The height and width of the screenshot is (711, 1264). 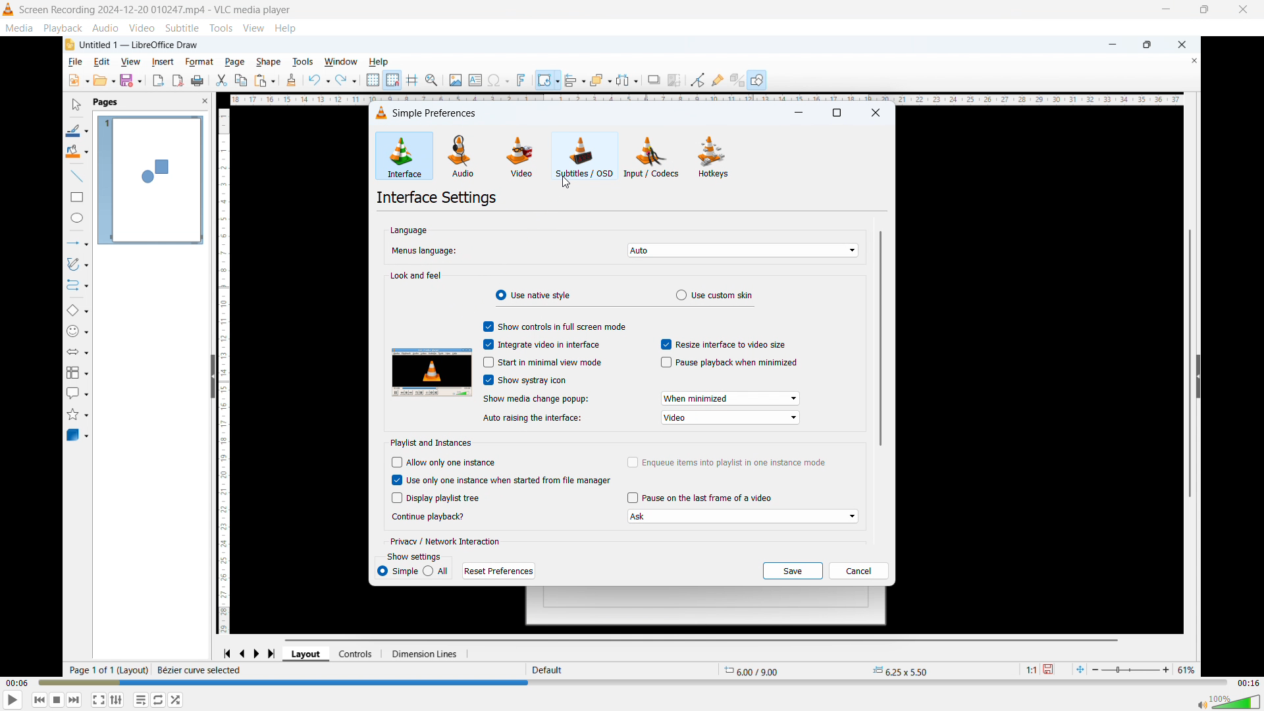 What do you see at coordinates (1165, 11) in the screenshot?
I see `minimise ` at bounding box center [1165, 11].